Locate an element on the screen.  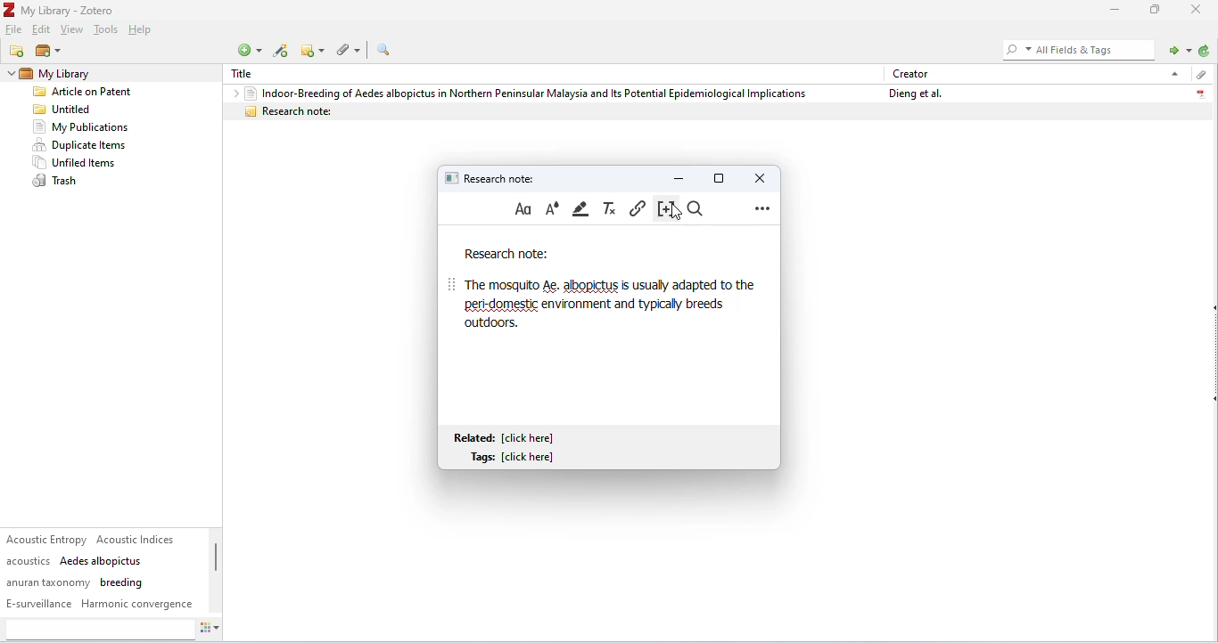
attachment is located at coordinates (1199, 75).